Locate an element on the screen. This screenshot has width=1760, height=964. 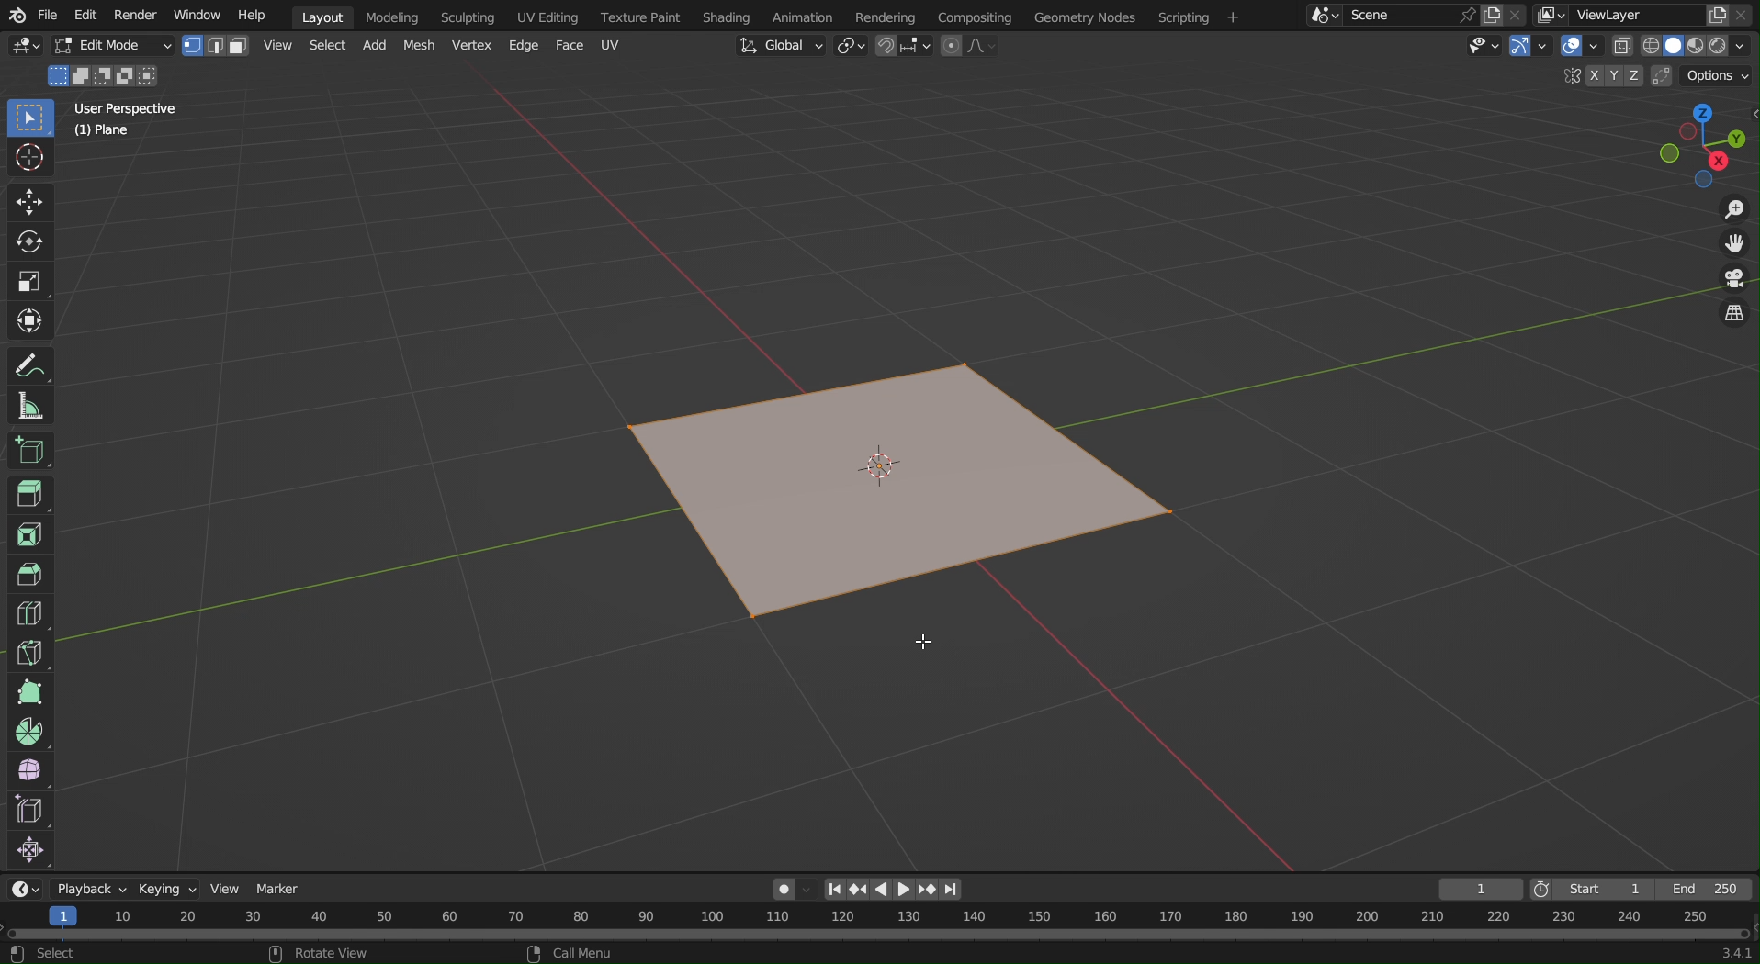
Show Gizmo is located at coordinates (1529, 49).